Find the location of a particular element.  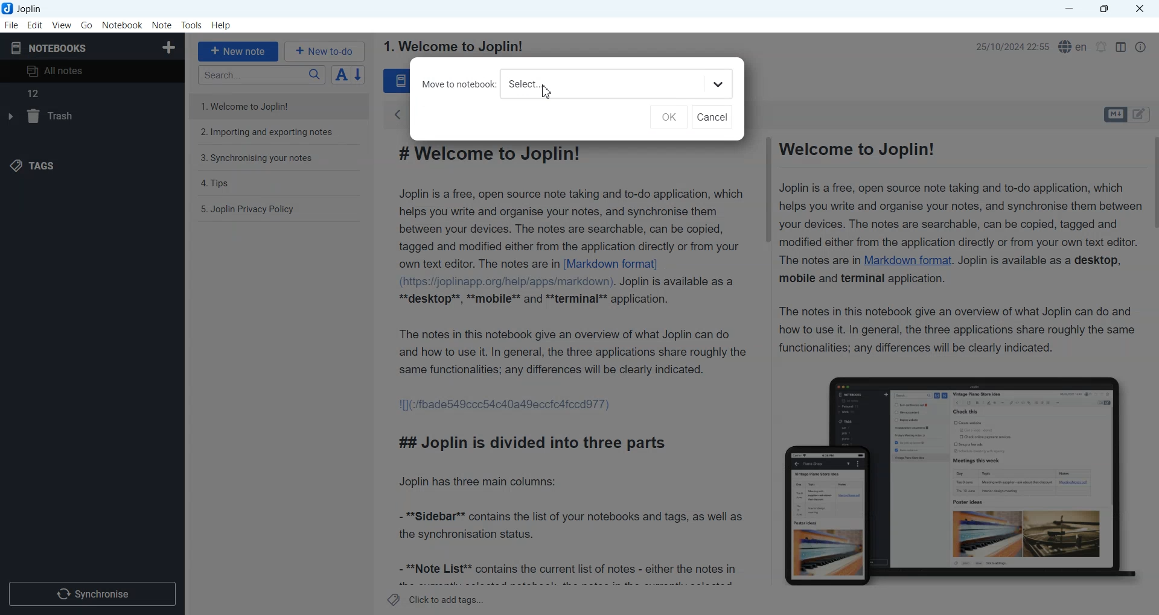

File  is located at coordinates (11, 25).